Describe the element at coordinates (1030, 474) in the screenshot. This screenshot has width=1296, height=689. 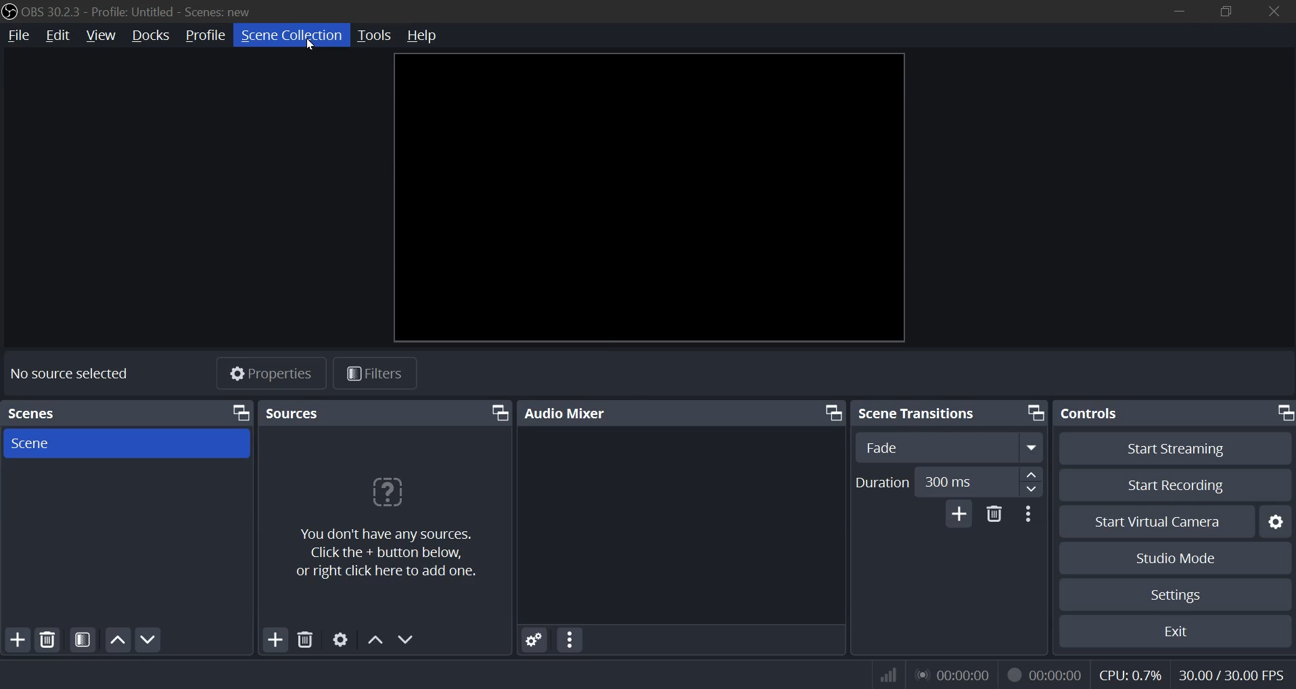
I see `up` at that location.